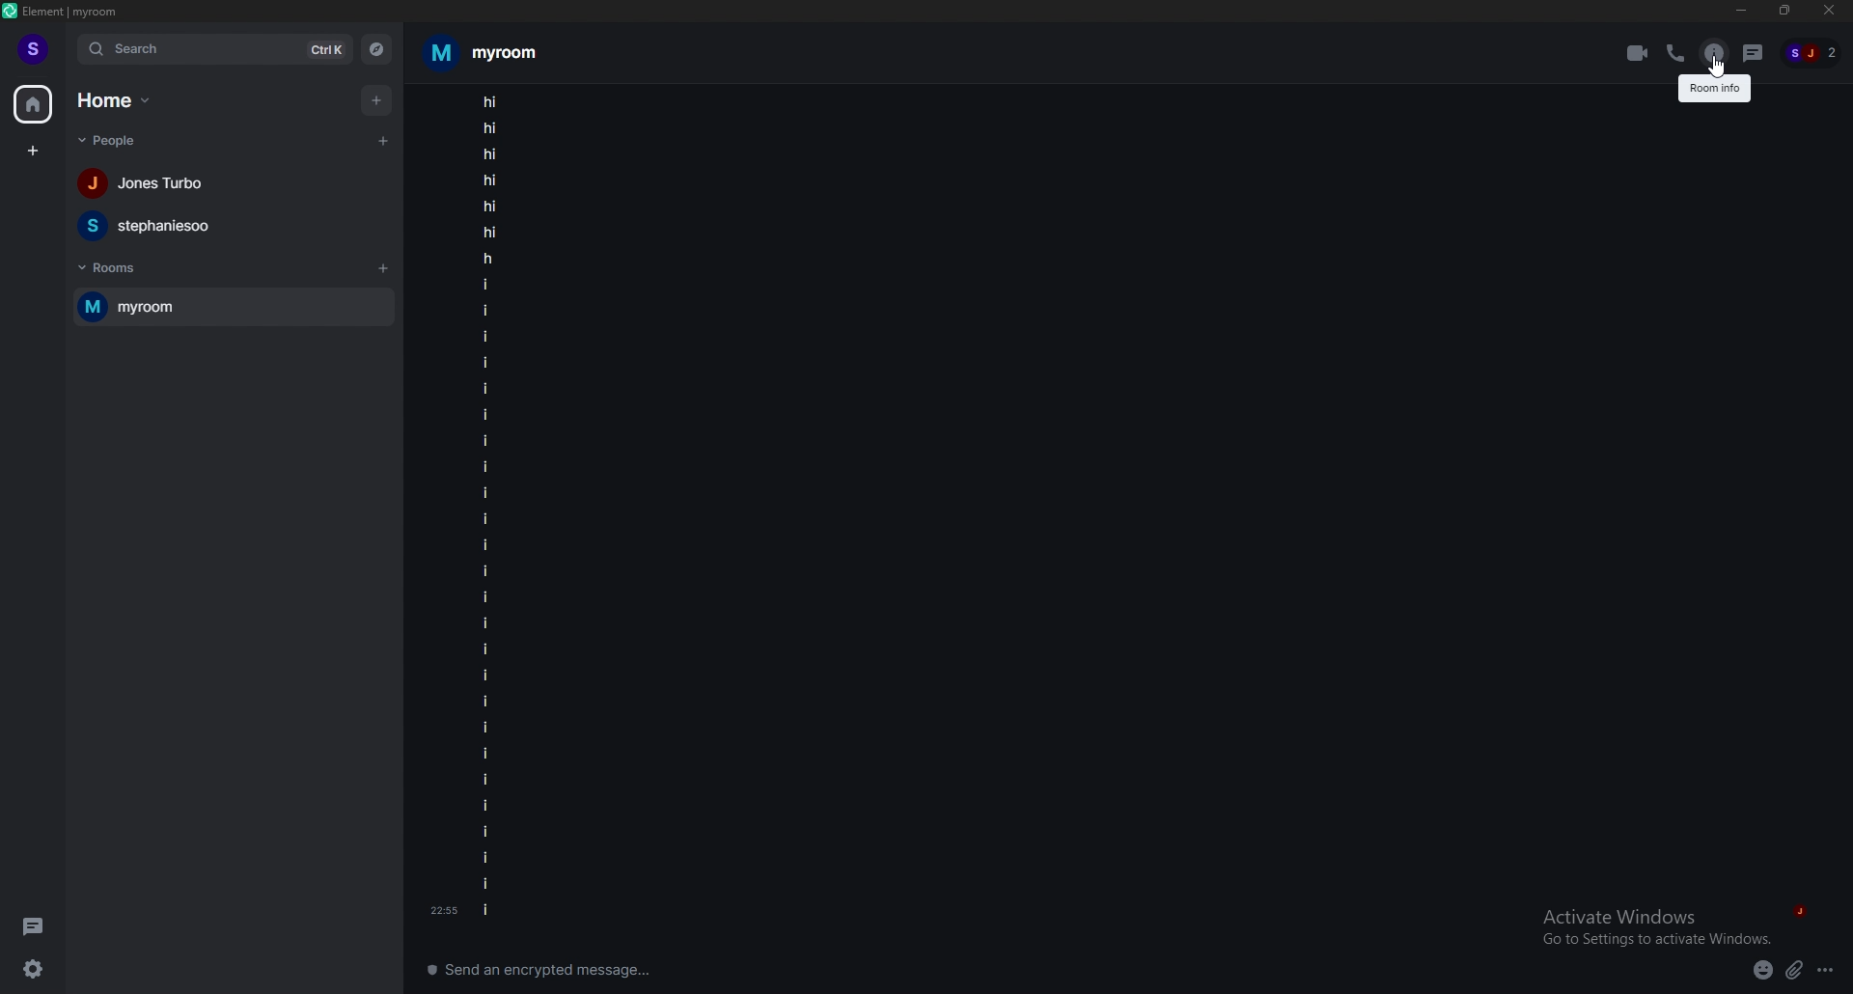 The width and height of the screenshot is (1853, 994). Describe the element at coordinates (113, 268) in the screenshot. I see `rooms` at that location.